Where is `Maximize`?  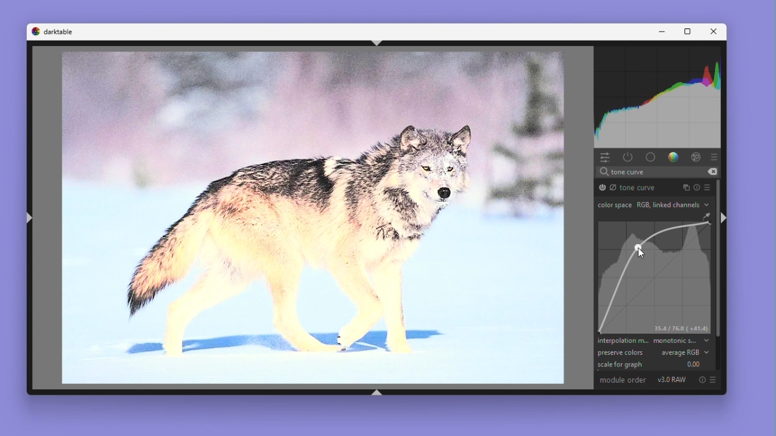
Maximize is located at coordinates (688, 31).